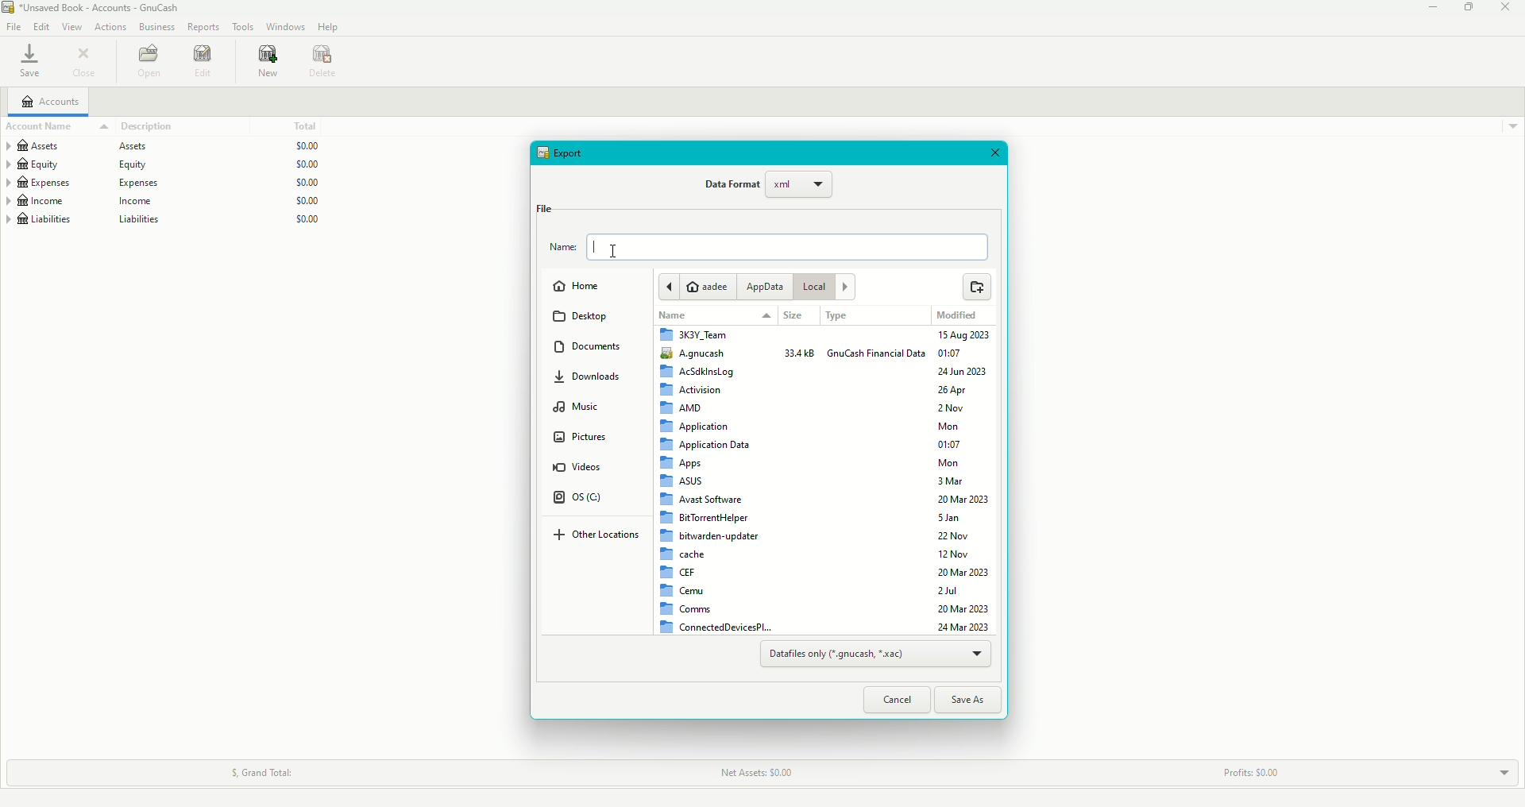 This screenshot has height=807, width=1525. I want to click on OS, so click(583, 500).